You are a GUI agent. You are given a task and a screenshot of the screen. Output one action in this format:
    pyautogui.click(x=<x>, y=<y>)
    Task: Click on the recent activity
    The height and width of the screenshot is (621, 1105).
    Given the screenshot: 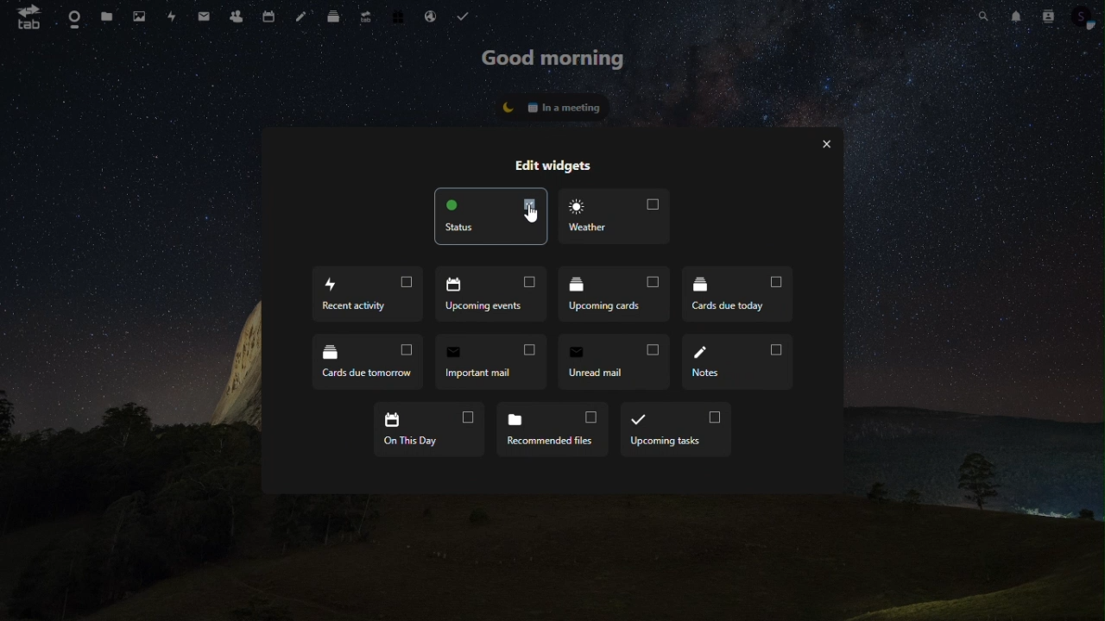 What is the action you would take?
    pyautogui.click(x=369, y=294)
    